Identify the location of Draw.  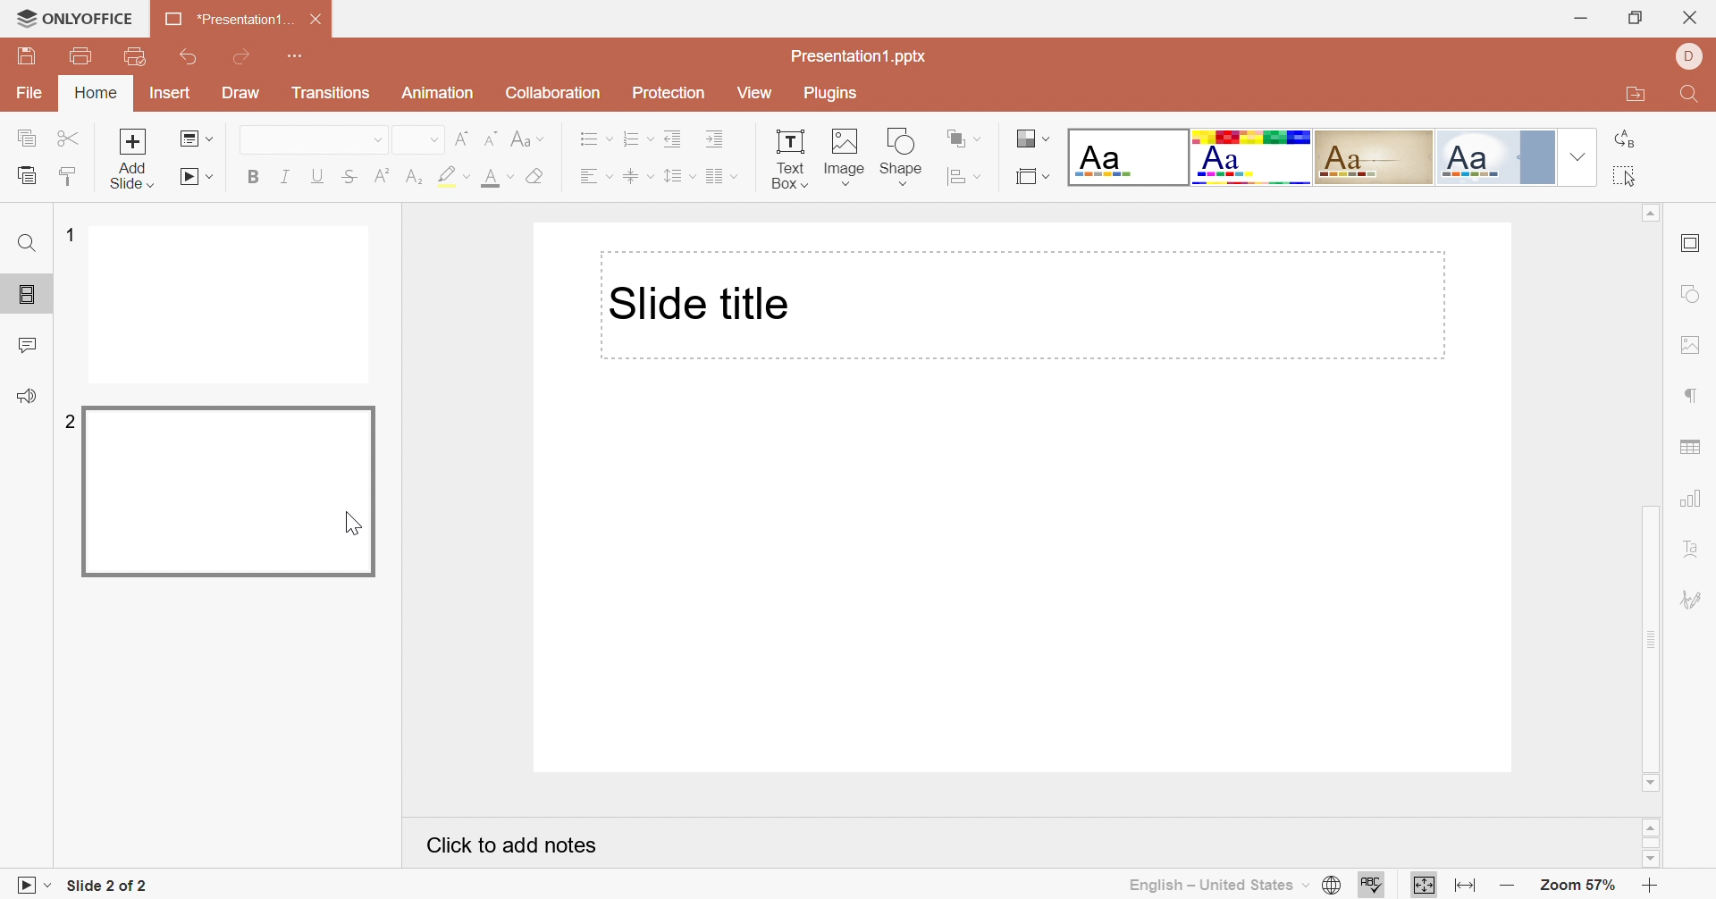
(240, 92).